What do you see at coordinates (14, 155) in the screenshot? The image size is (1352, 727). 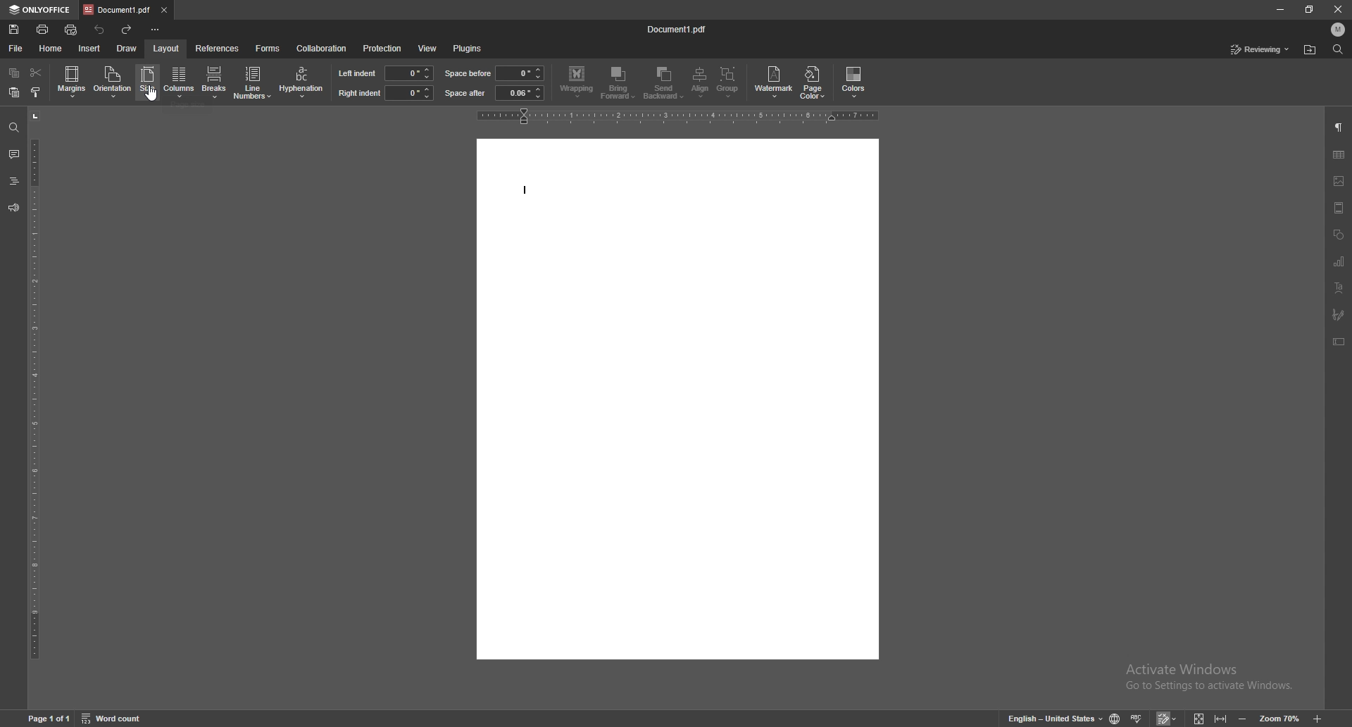 I see `comment` at bounding box center [14, 155].